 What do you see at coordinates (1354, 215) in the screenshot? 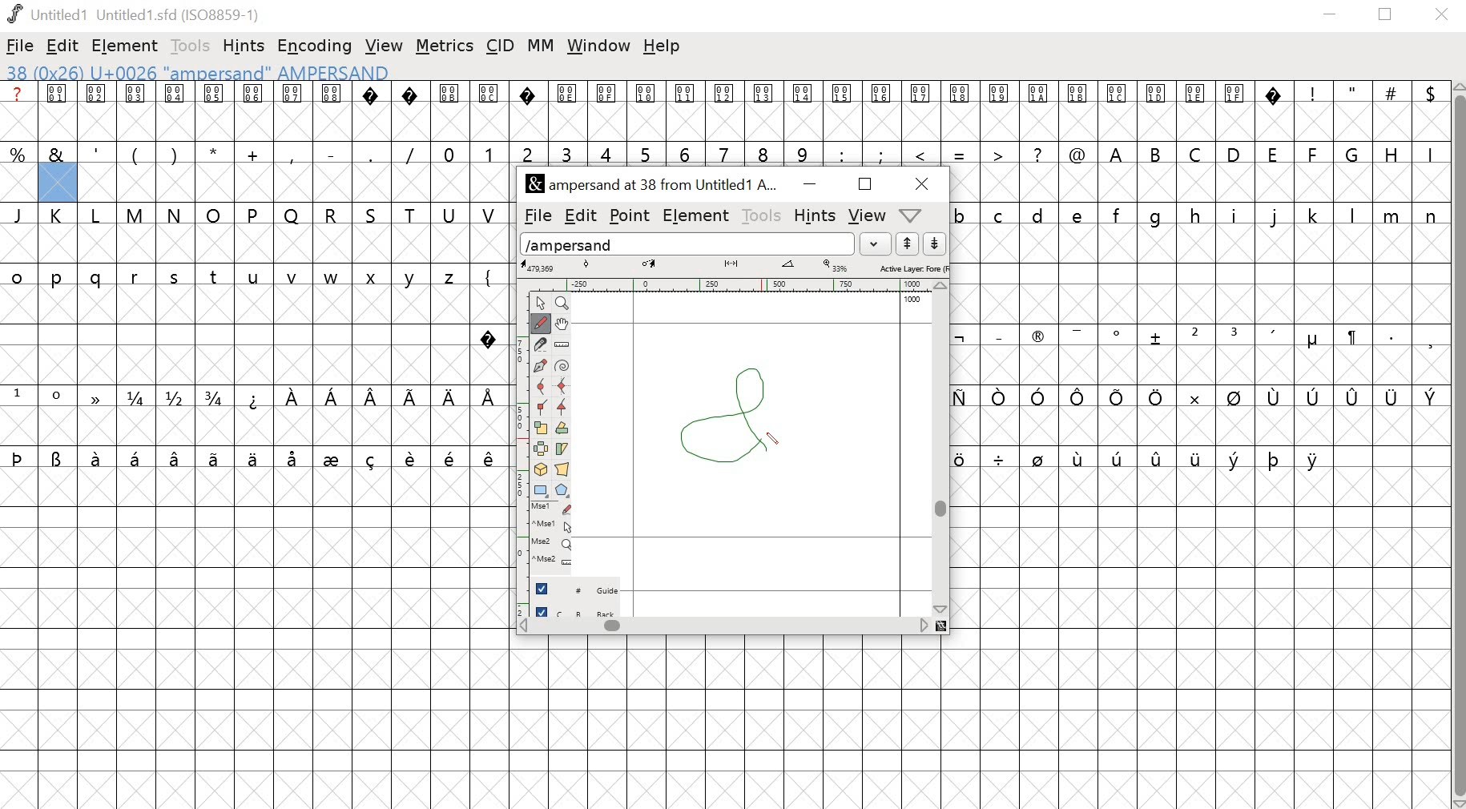
I see `l` at bounding box center [1354, 215].